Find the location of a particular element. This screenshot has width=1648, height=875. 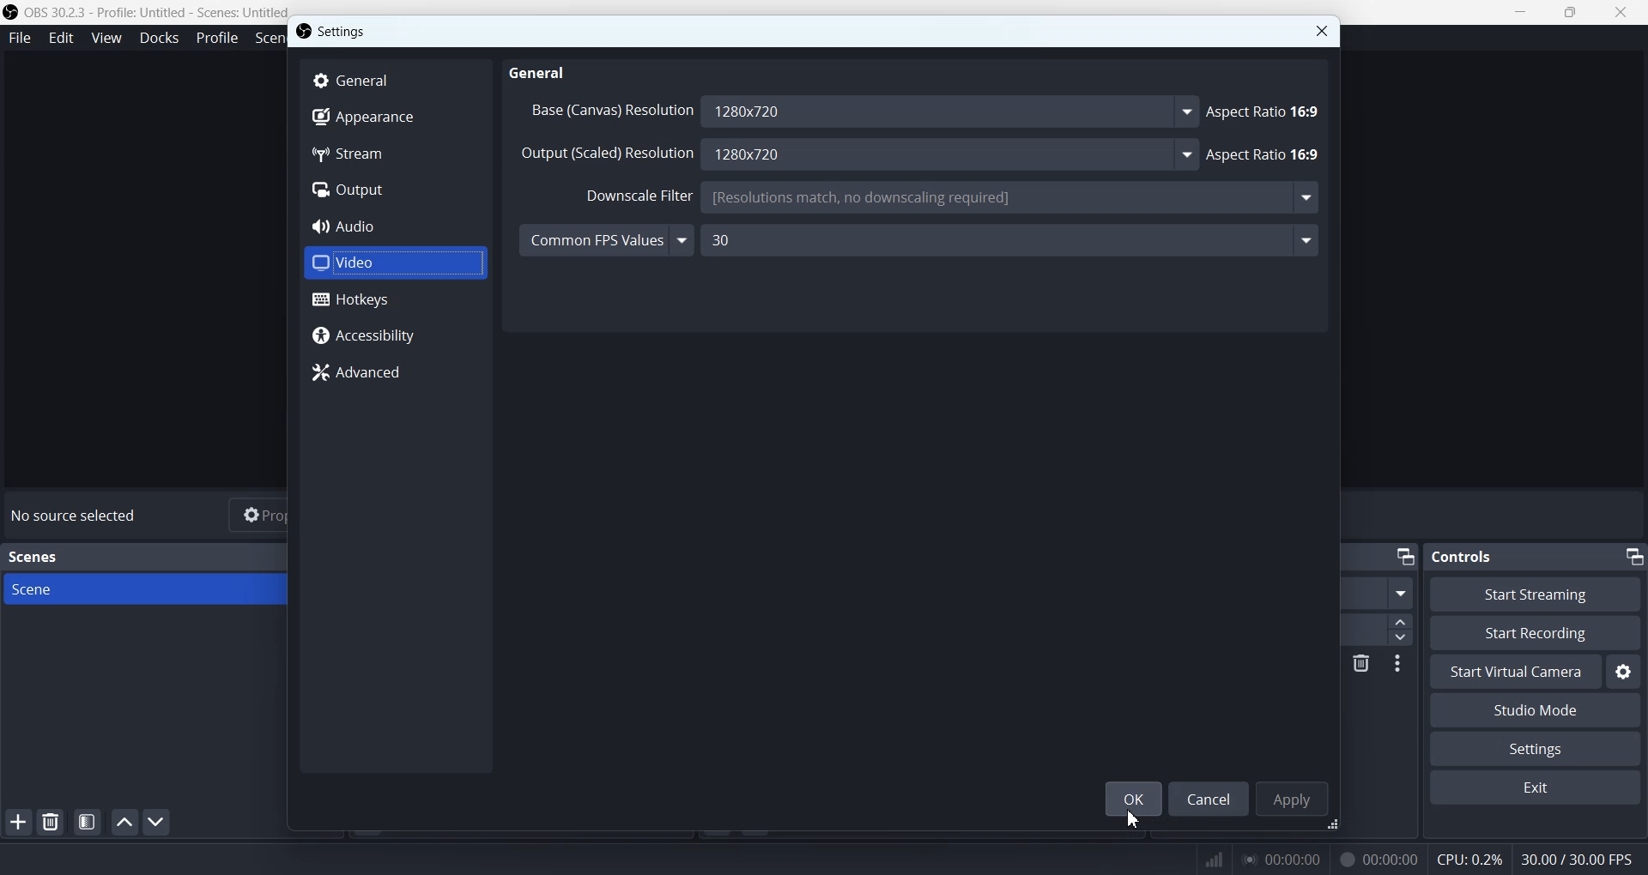

Cancel is located at coordinates (1210, 798).